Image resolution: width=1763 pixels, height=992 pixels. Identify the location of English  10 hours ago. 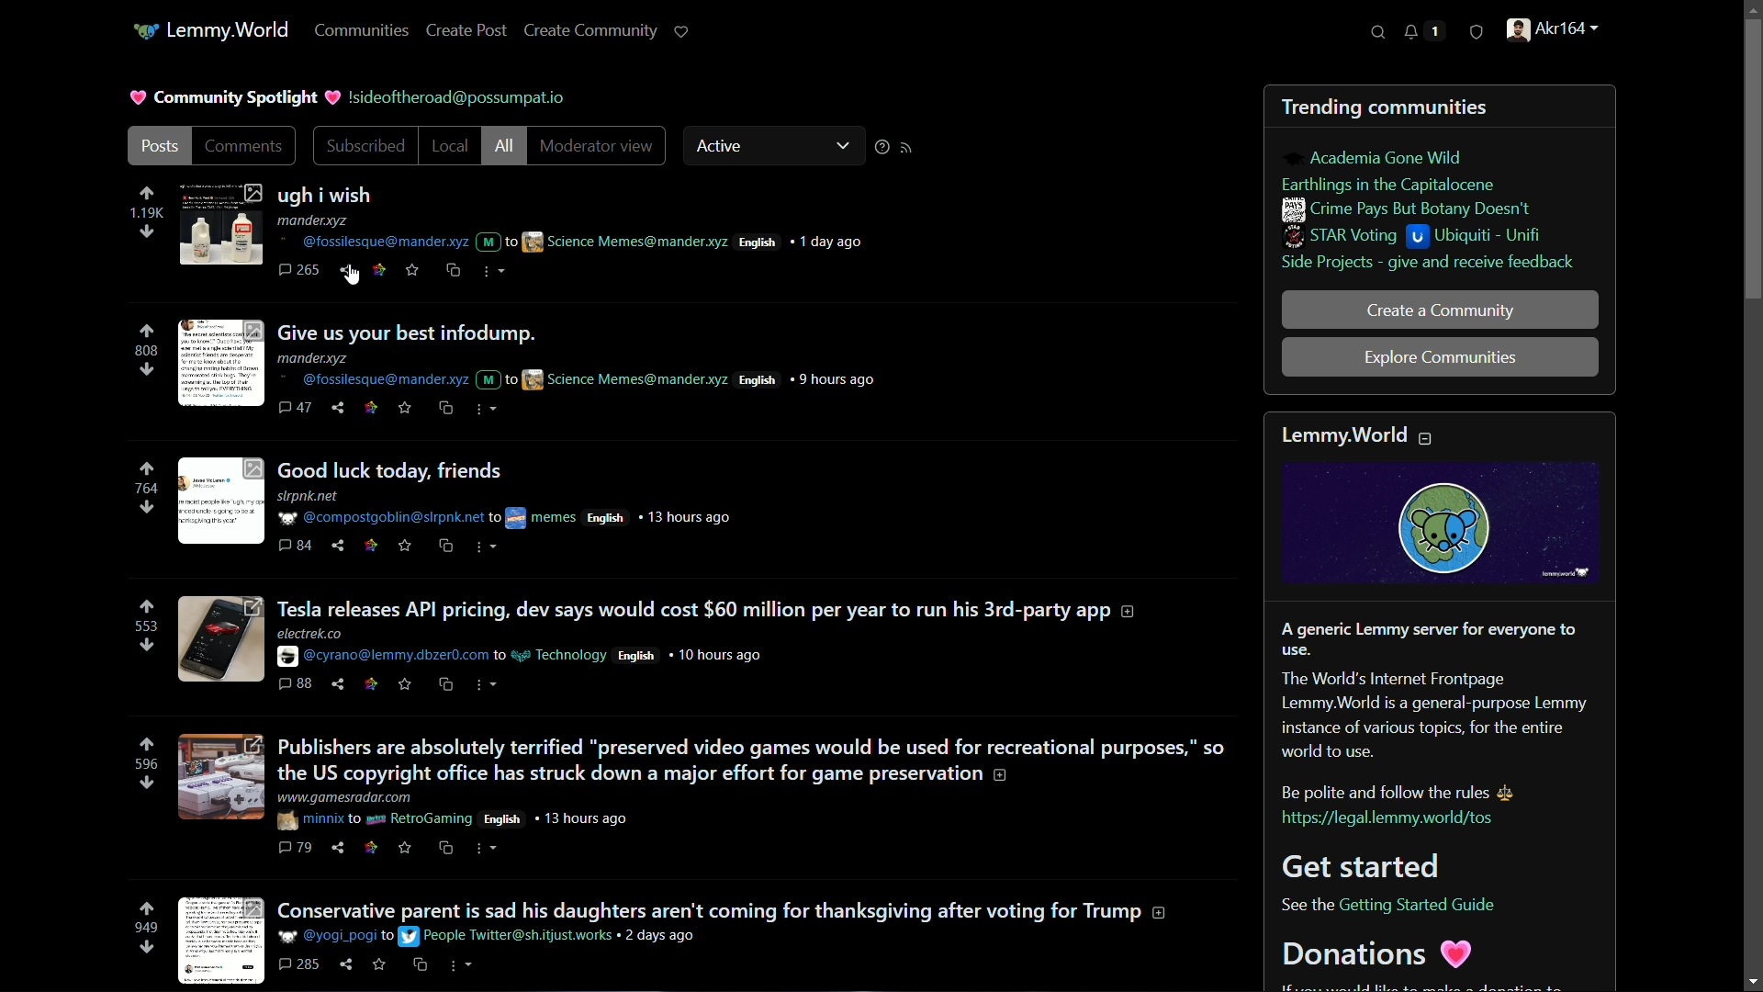
(689, 657).